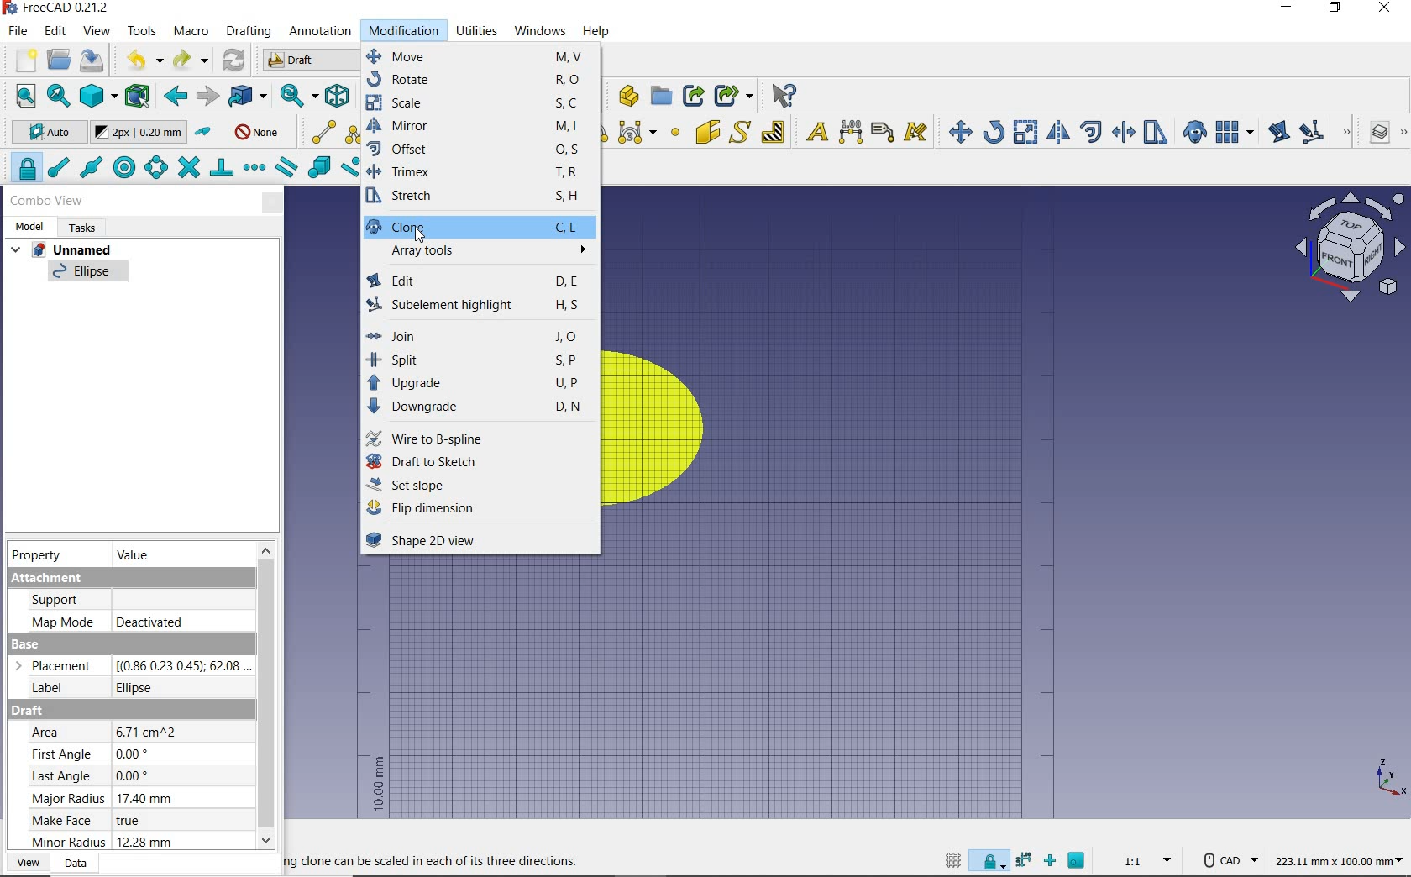 The width and height of the screenshot is (1411, 877). What do you see at coordinates (129, 670) in the screenshot?
I see `base` at bounding box center [129, 670].